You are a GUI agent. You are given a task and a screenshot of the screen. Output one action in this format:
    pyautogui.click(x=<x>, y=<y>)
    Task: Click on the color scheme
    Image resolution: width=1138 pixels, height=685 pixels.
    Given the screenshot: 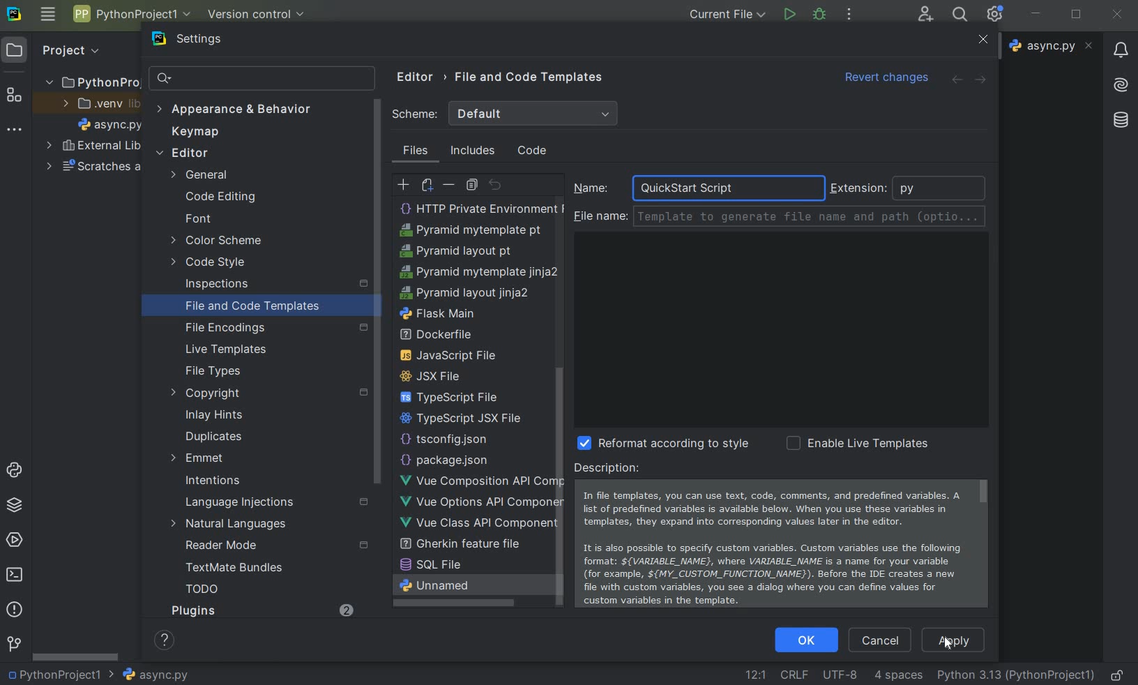 What is the action you would take?
    pyautogui.click(x=226, y=240)
    